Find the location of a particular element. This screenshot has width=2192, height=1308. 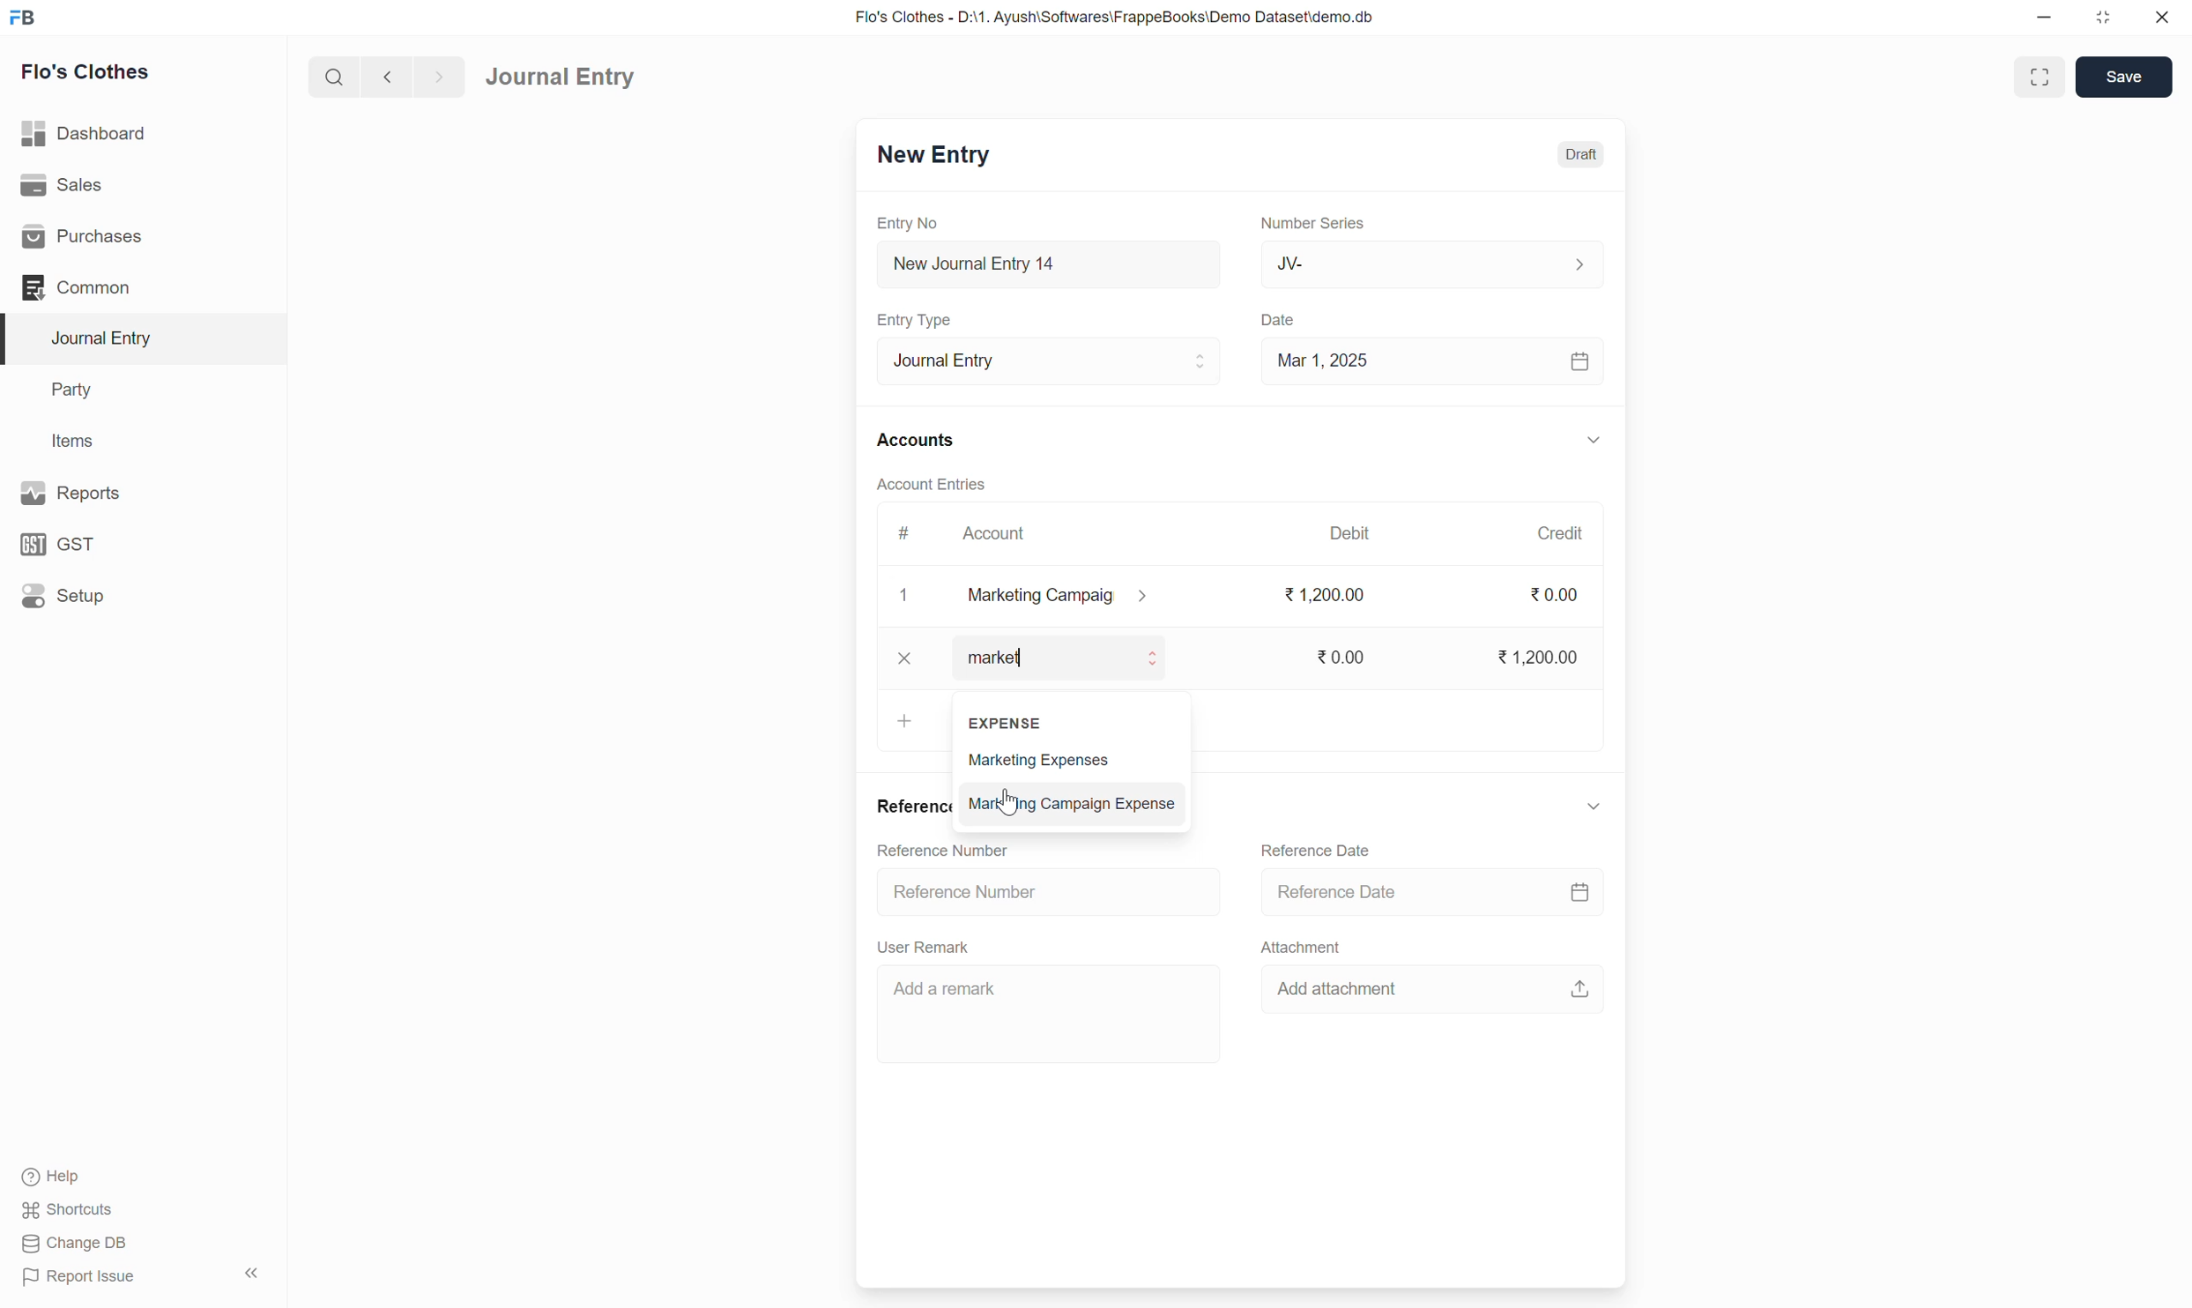

Flo's Clothes - D:\1. Ayush\Softwares\FrappeBooks\Demo Dataset\demo.db is located at coordinates (1119, 16).